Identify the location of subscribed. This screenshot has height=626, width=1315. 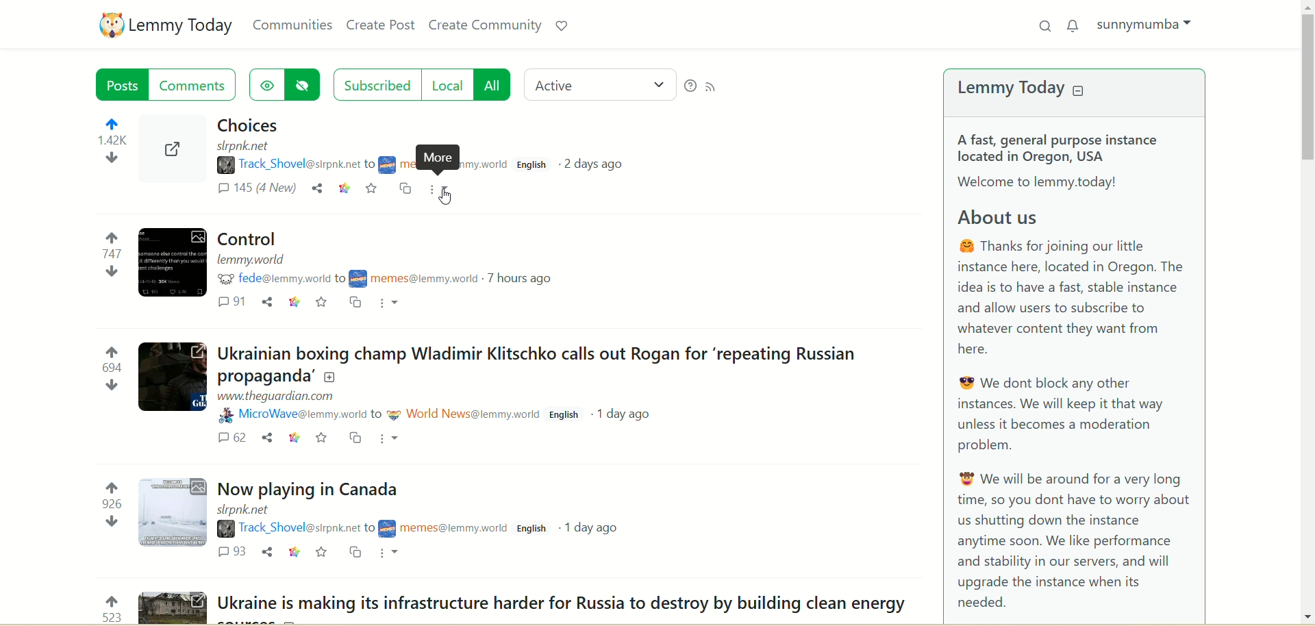
(375, 84).